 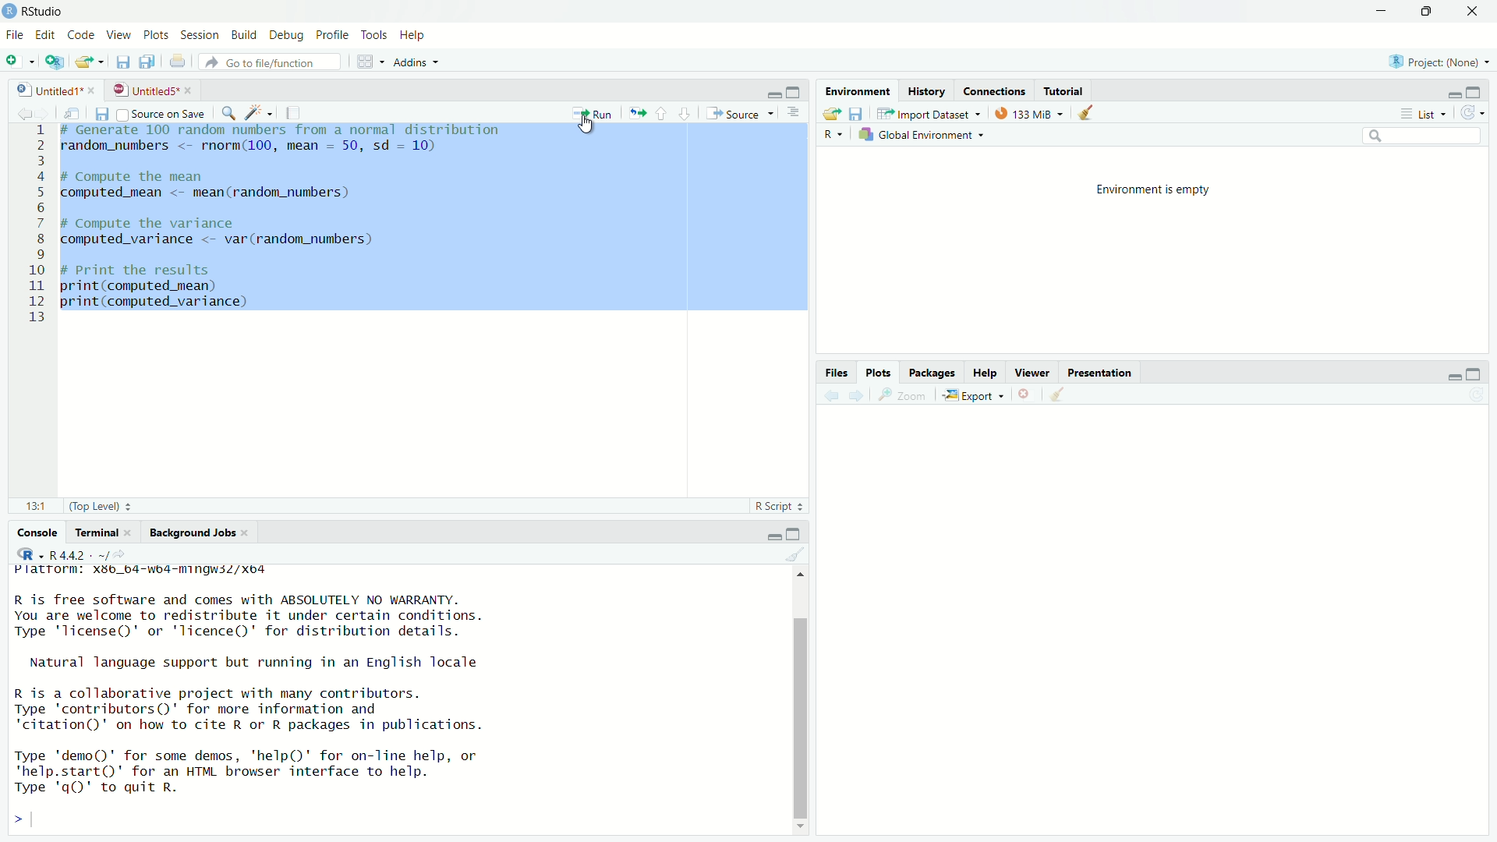 I want to click on minimize, so click(x=1449, y=92).